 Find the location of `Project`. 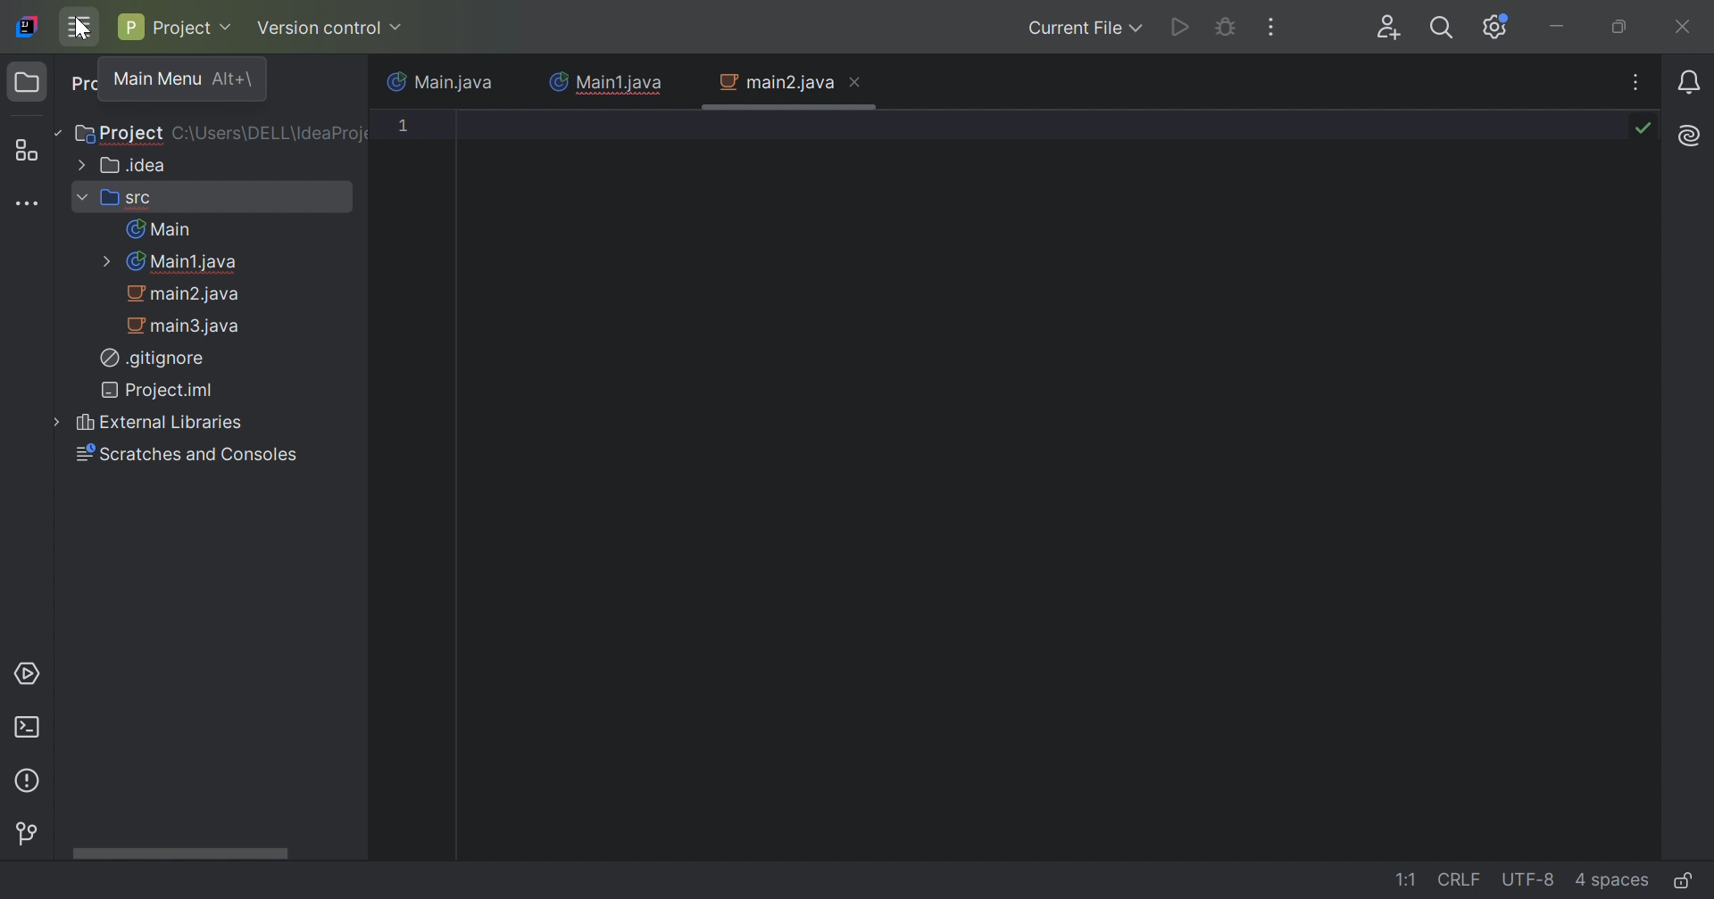

Project is located at coordinates (85, 87).